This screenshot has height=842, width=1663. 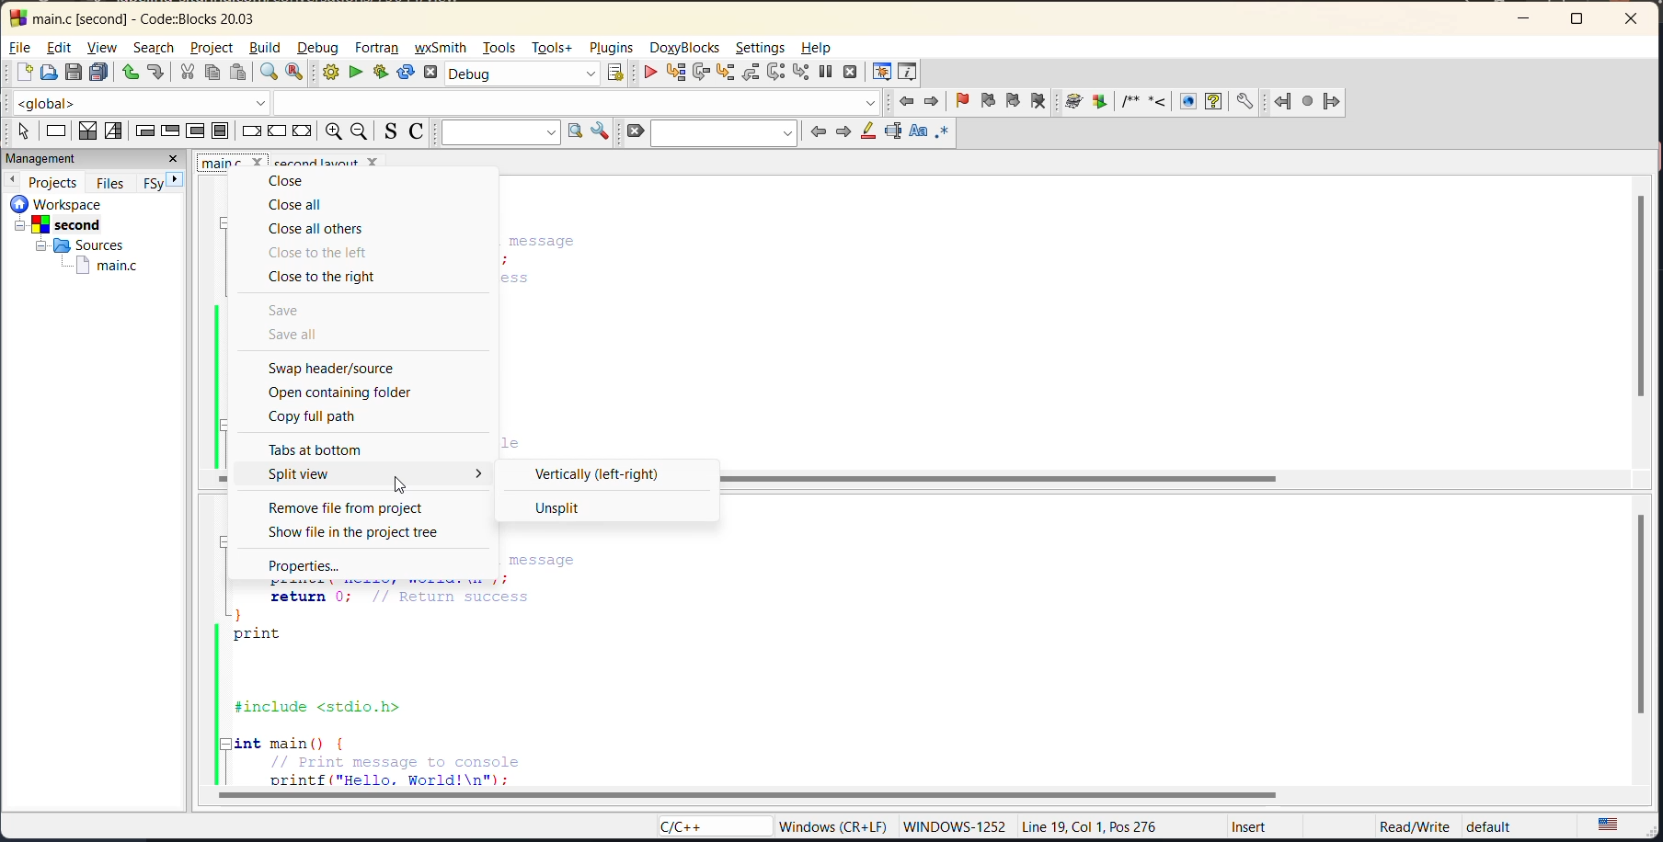 I want to click on workspace, so click(x=58, y=205).